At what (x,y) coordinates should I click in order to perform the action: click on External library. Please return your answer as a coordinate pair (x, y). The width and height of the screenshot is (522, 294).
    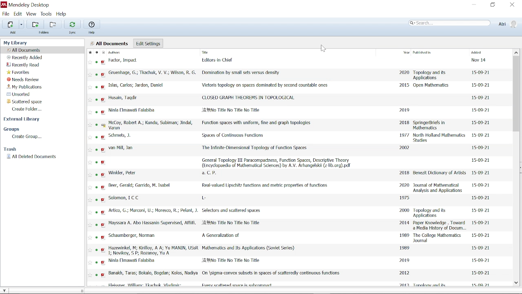
    Looking at the image, I should click on (23, 120).